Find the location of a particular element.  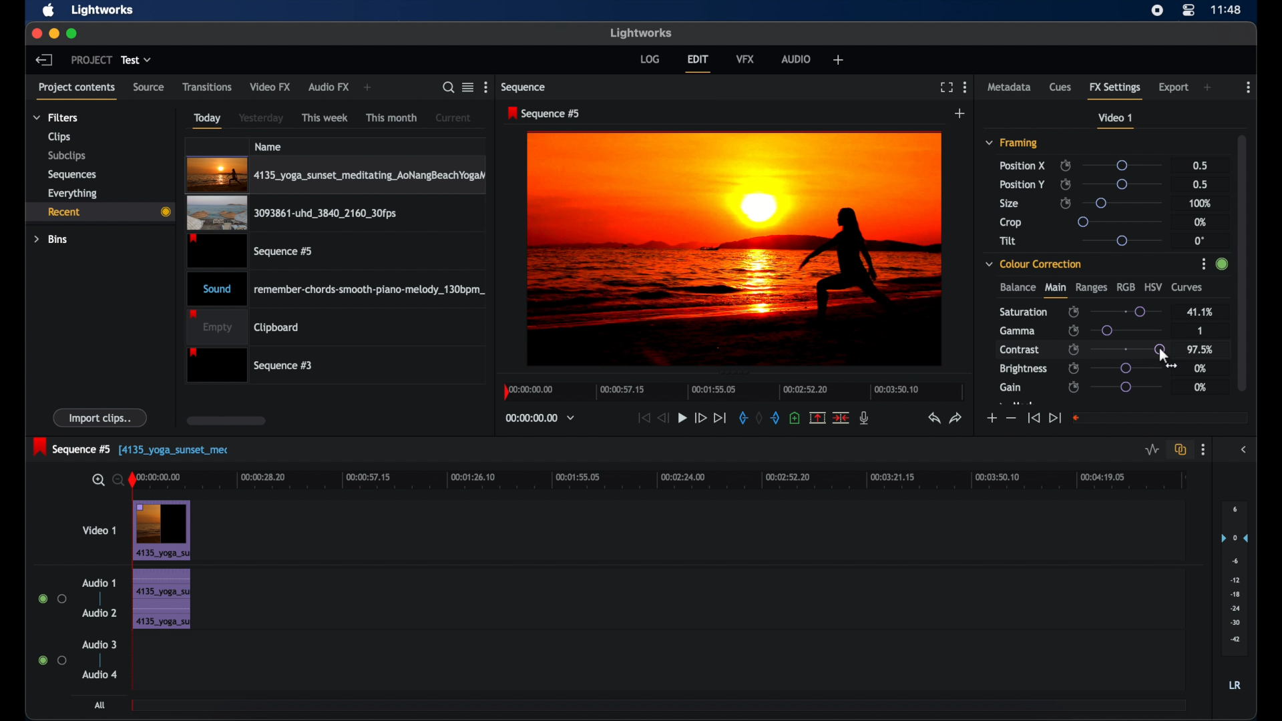

add is located at coordinates (1209, 87).